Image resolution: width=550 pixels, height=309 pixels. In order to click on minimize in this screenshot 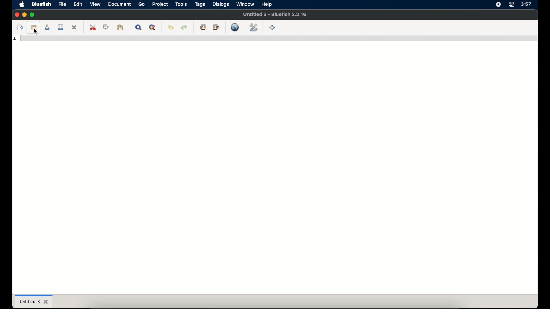, I will do `click(24, 14)`.